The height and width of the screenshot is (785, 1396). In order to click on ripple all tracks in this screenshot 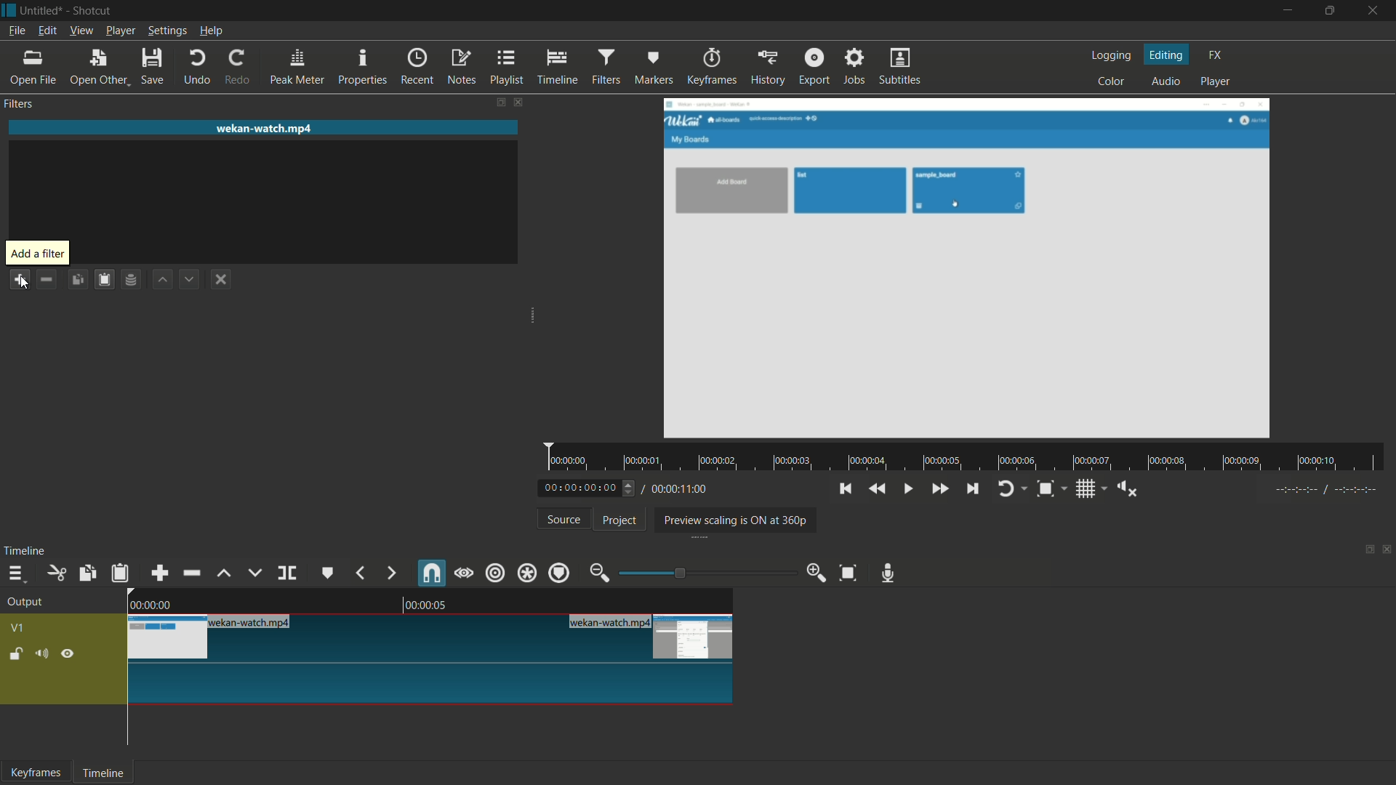, I will do `click(526, 573)`.